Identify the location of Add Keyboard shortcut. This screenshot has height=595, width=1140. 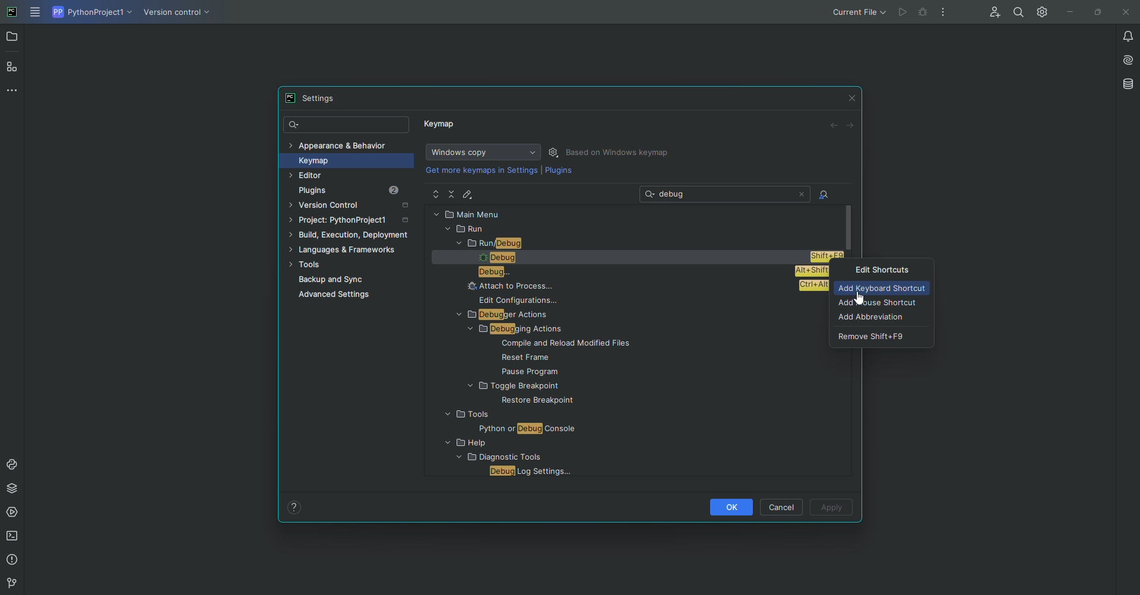
(882, 288).